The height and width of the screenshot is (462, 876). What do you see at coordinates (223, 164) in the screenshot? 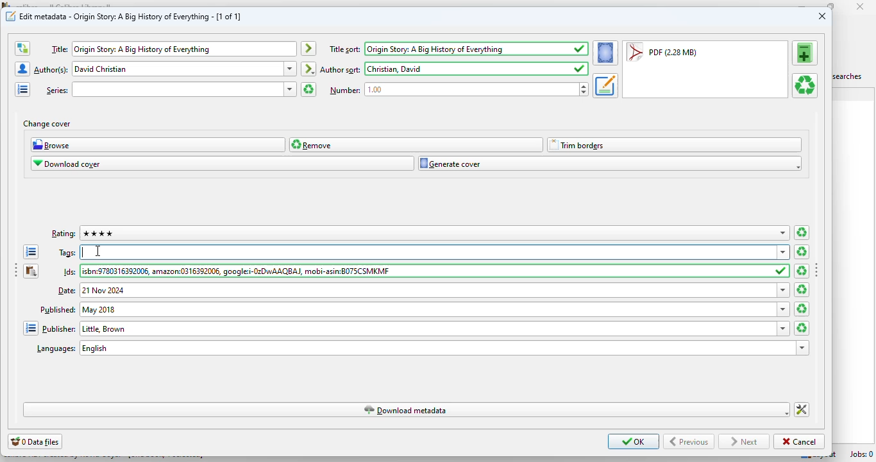
I see `download cover` at bounding box center [223, 164].